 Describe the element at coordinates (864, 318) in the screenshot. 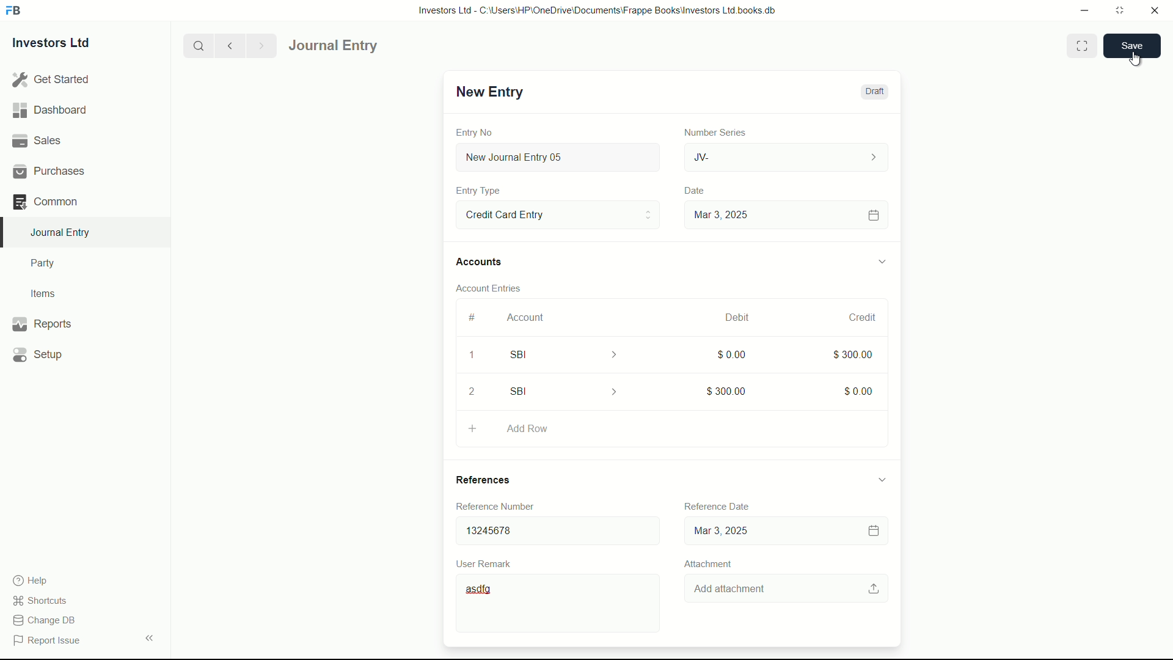

I see `credit` at that location.